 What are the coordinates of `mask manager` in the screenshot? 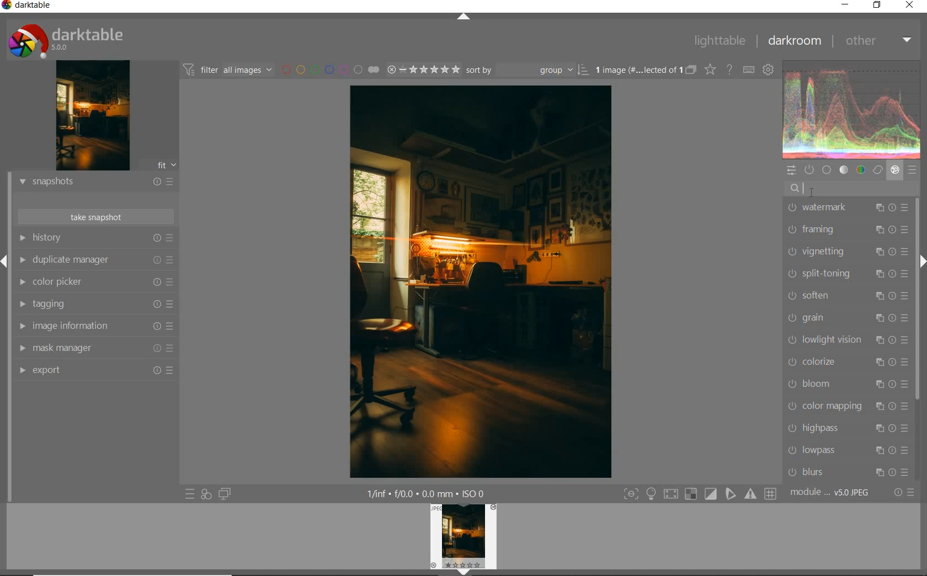 It's located at (93, 349).